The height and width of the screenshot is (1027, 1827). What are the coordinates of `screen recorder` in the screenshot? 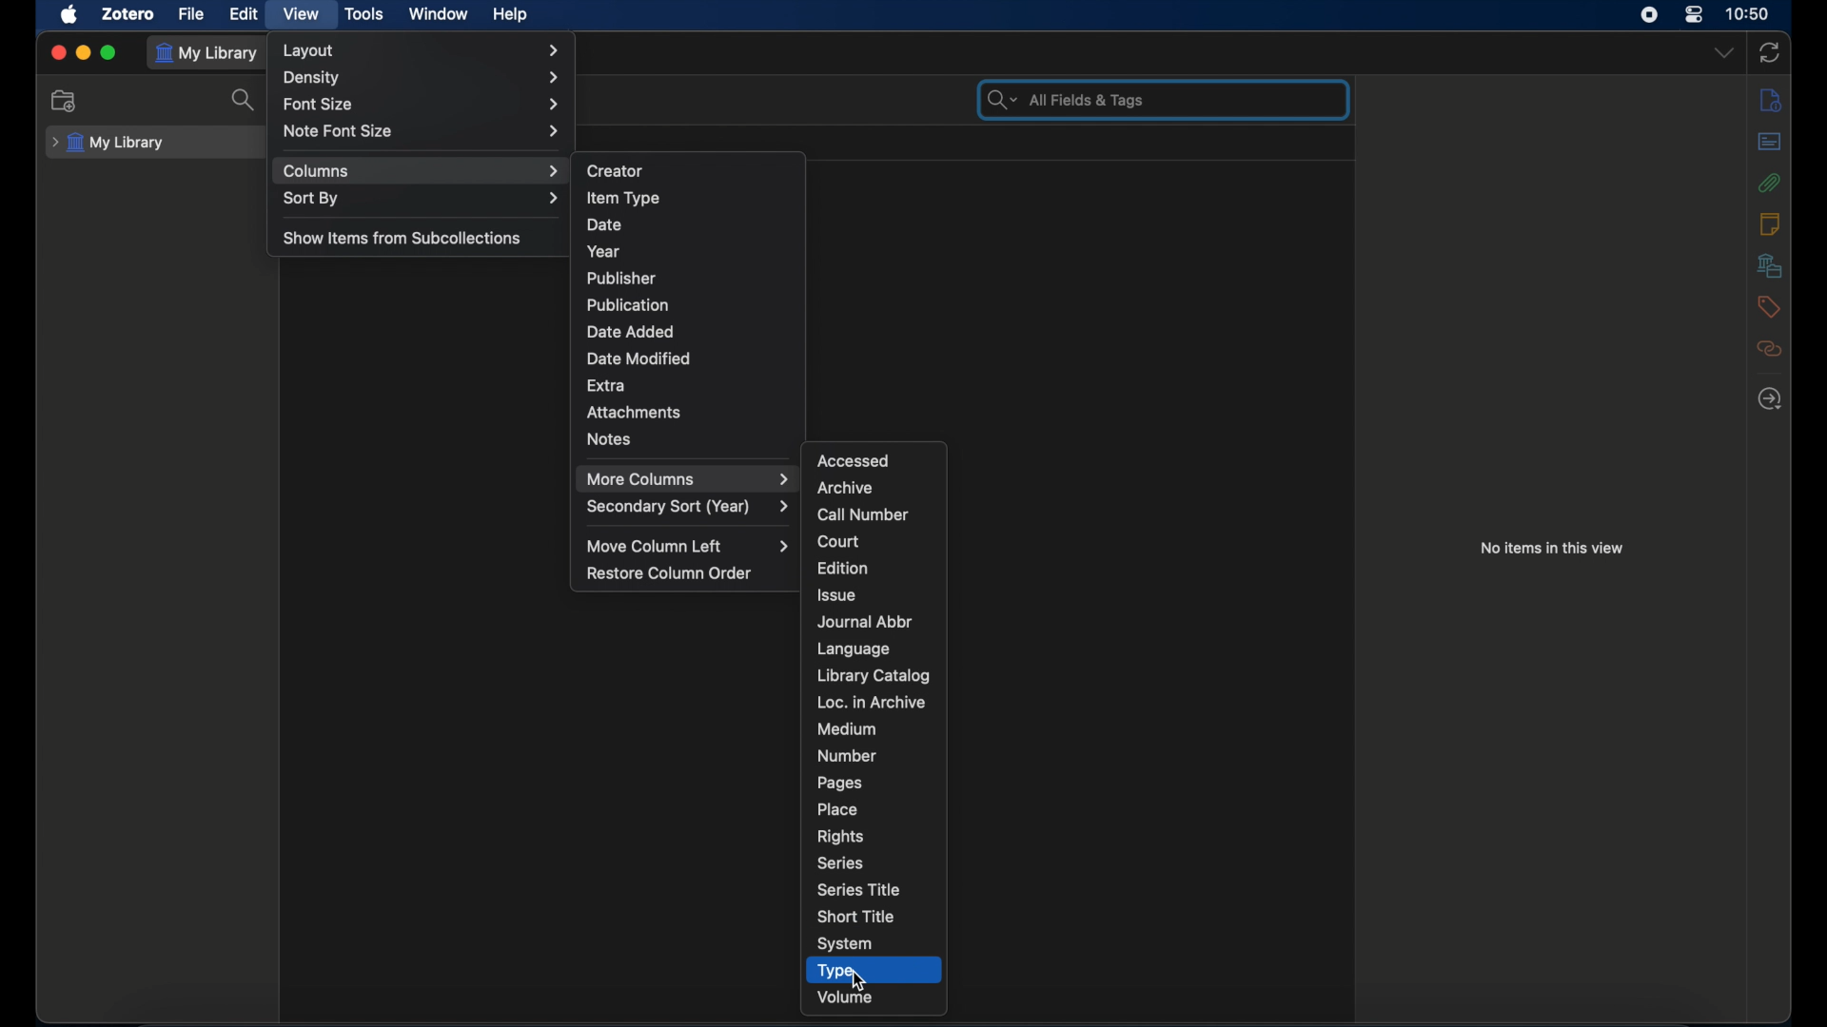 It's located at (1648, 15).